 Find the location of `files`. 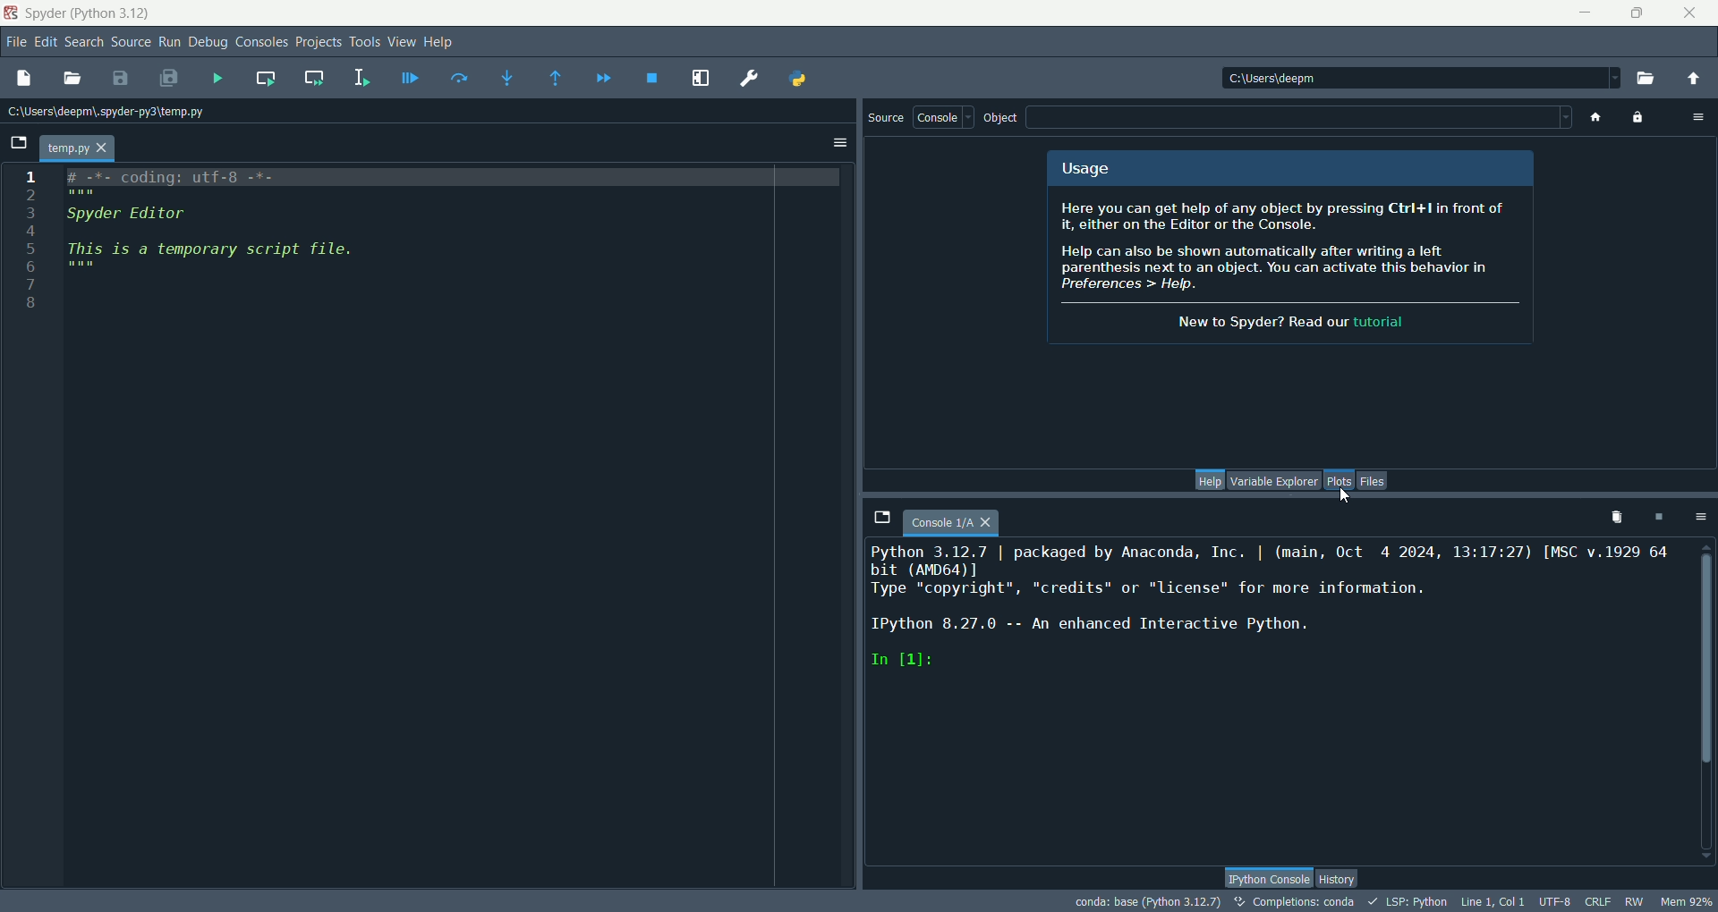

files is located at coordinates (1375, 479).